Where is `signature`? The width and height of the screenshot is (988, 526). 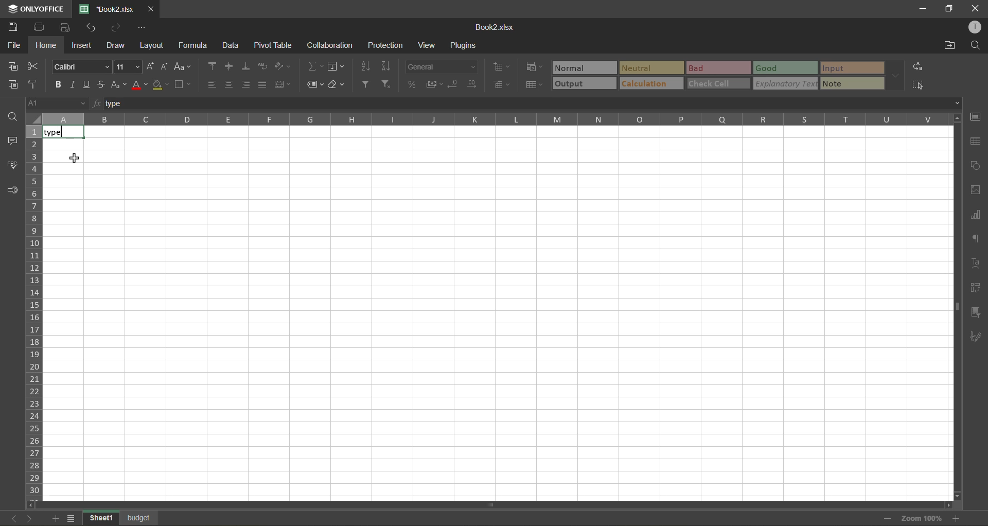
signature is located at coordinates (976, 339).